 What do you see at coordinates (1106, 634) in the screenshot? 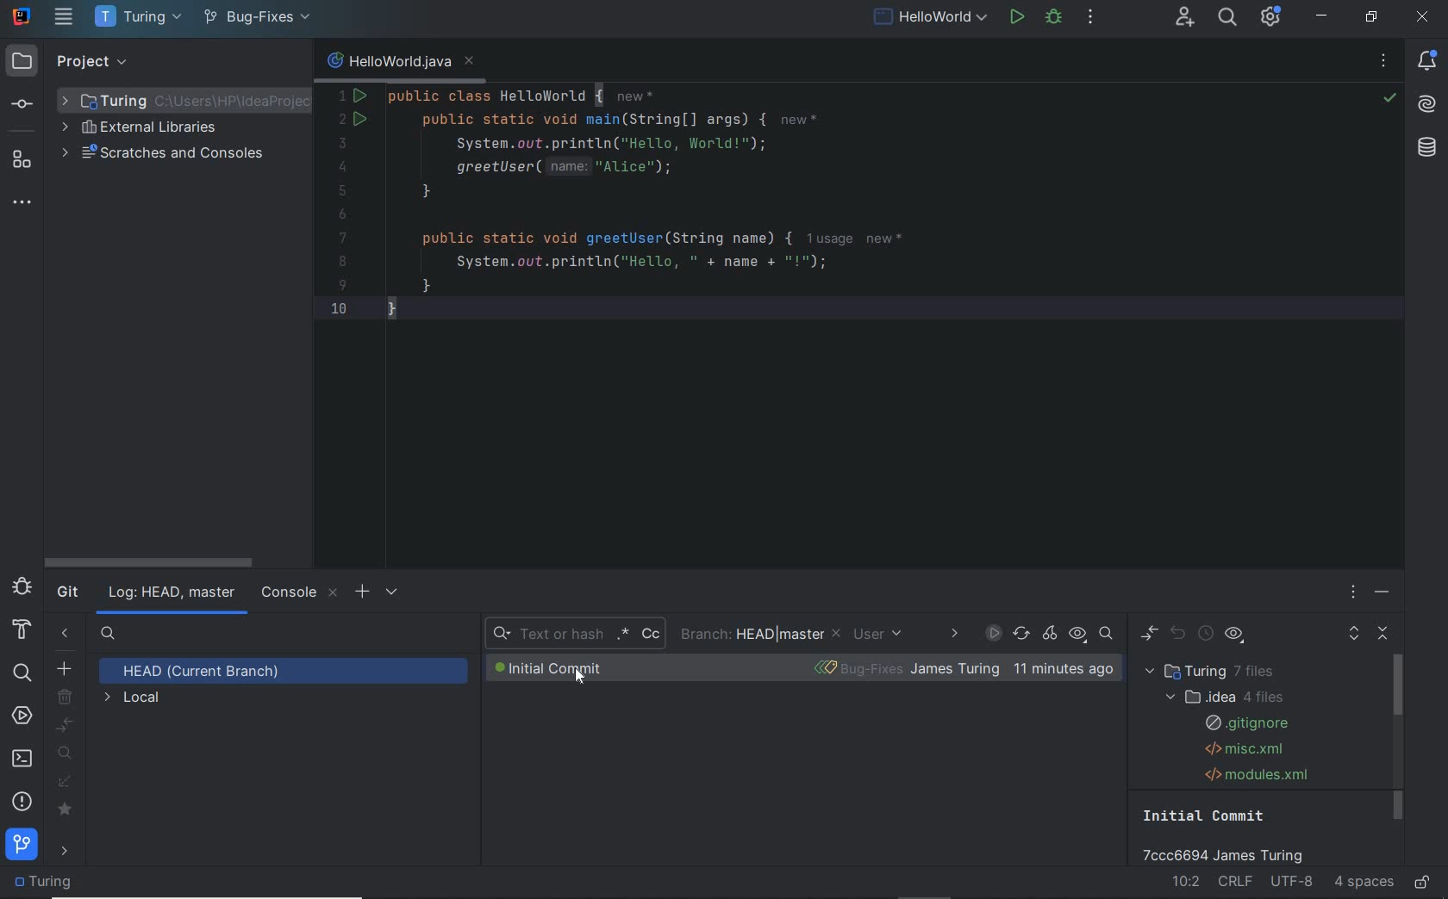
I see `go to hash/branch` at bounding box center [1106, 634].